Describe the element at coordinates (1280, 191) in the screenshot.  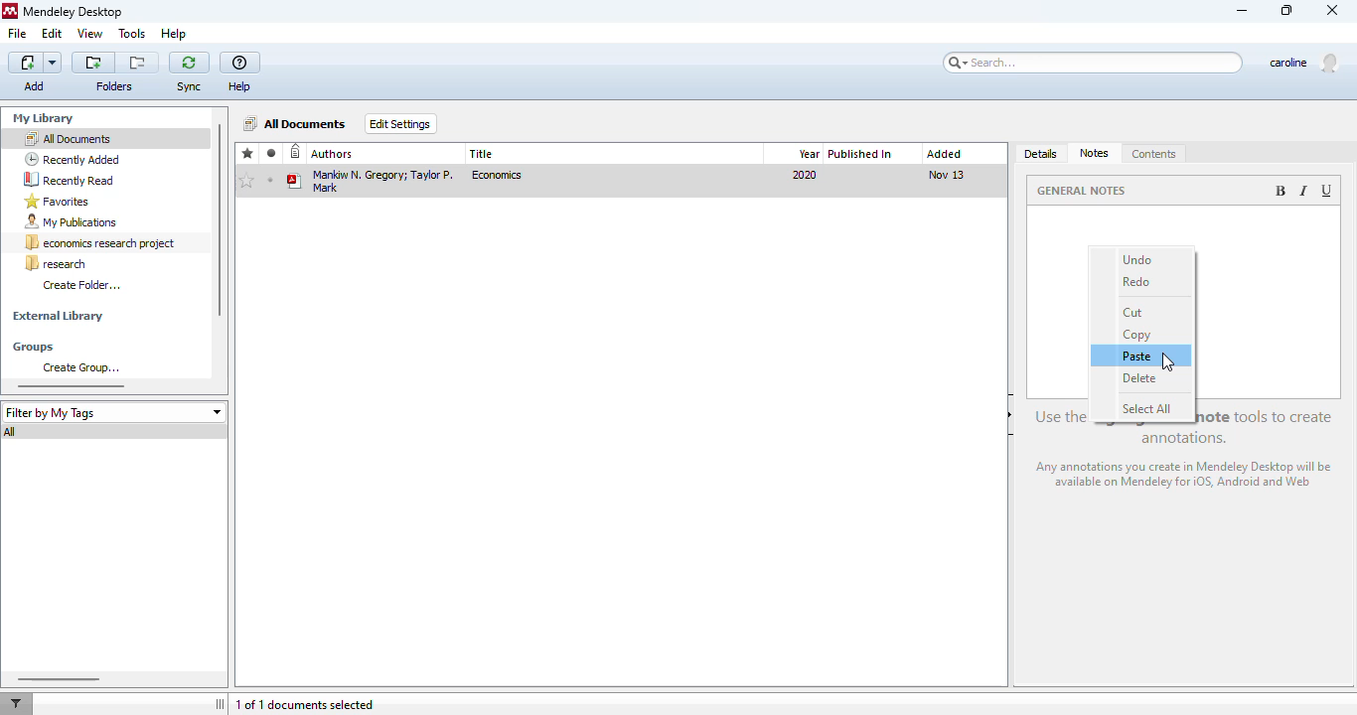
I see `bold` at that location.